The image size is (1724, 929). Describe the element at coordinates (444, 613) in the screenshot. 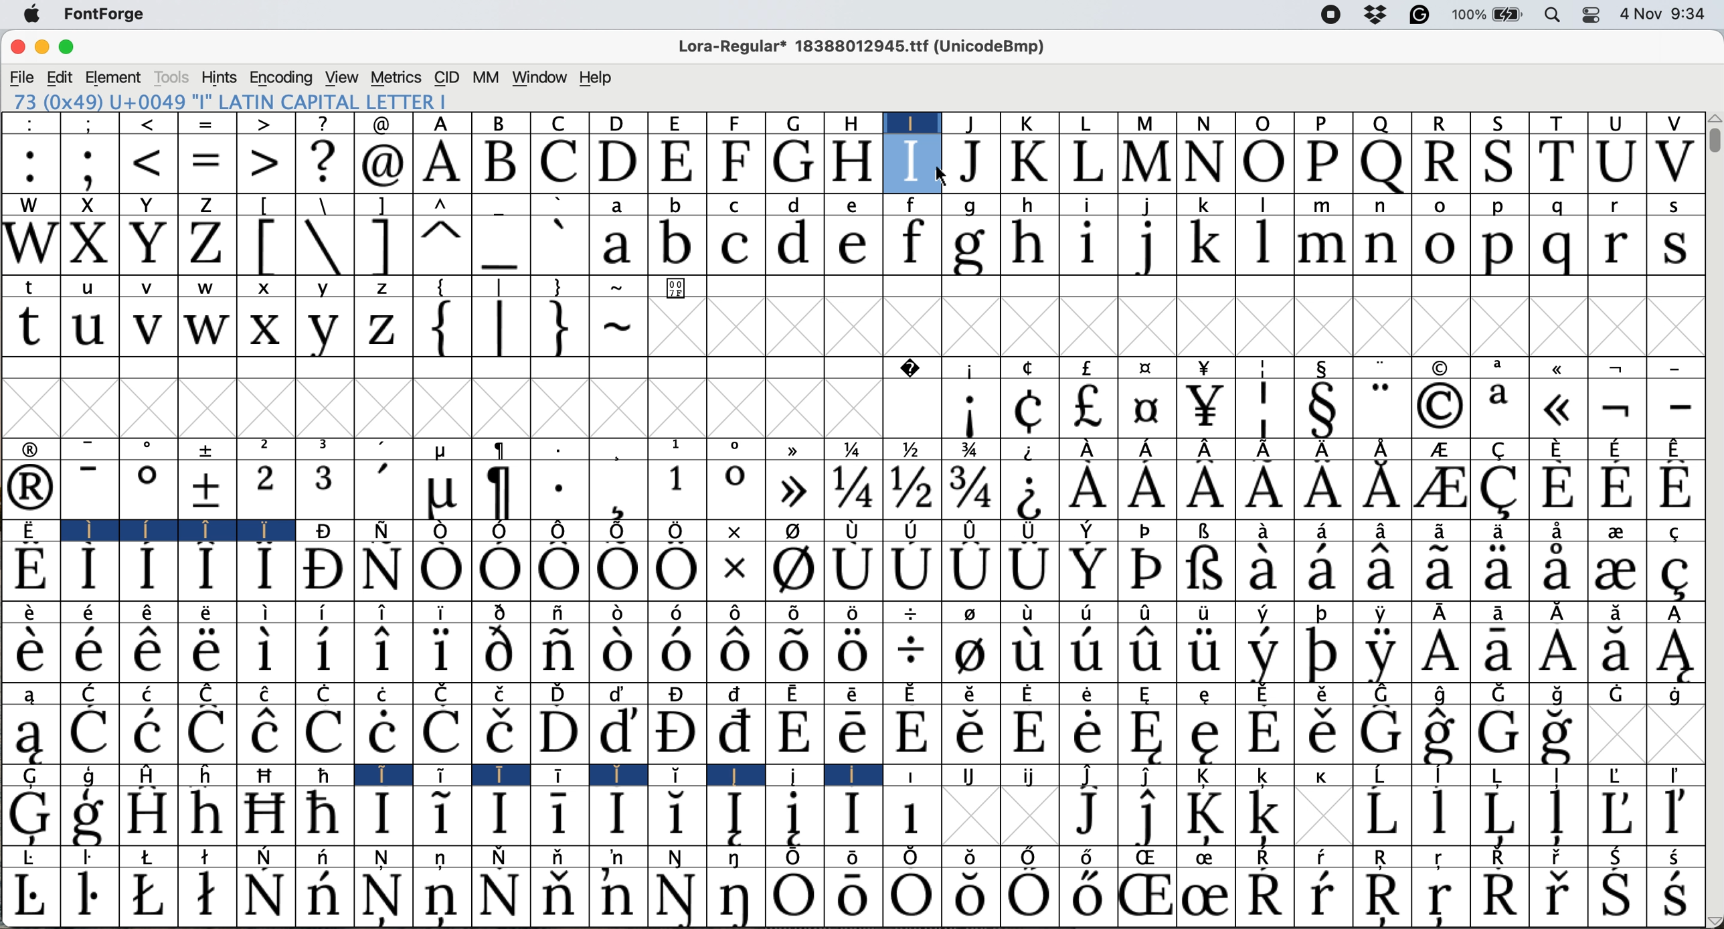

I see `Symbol` at that location.